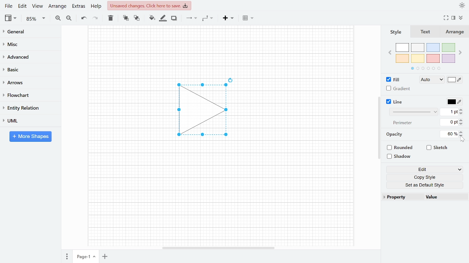  I want to click on Arrange, so click(57, 6).